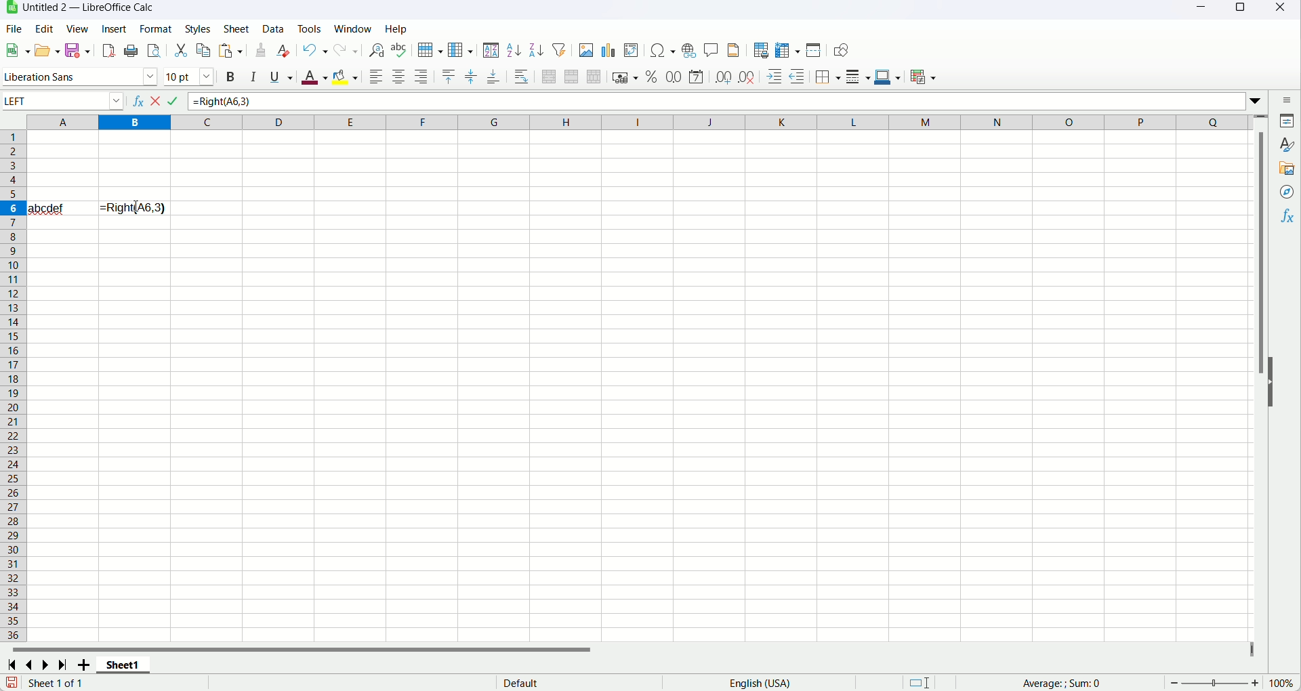  What do you see at coordinates (759, 683) in the screenshot?
I see `english (USA)` at bounding box center [759, 683].